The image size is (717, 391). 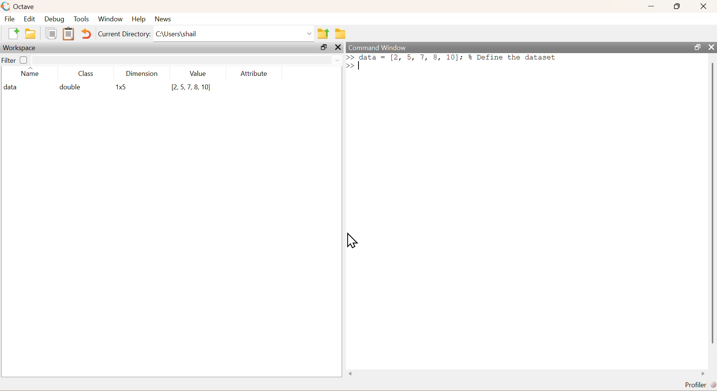 I want to click on name, so click(x=30, y=73).